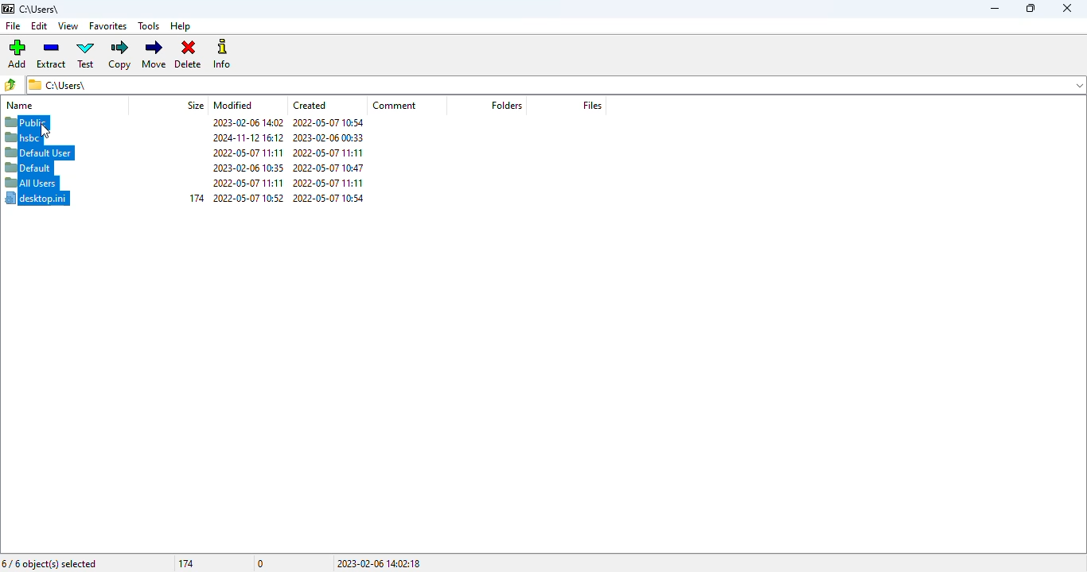 The image size is (1087, 572). What do you see at coordinates (332, 167) in the screenshot?
I see `2022-05-07 10:47` at bounding box center [332, 167].